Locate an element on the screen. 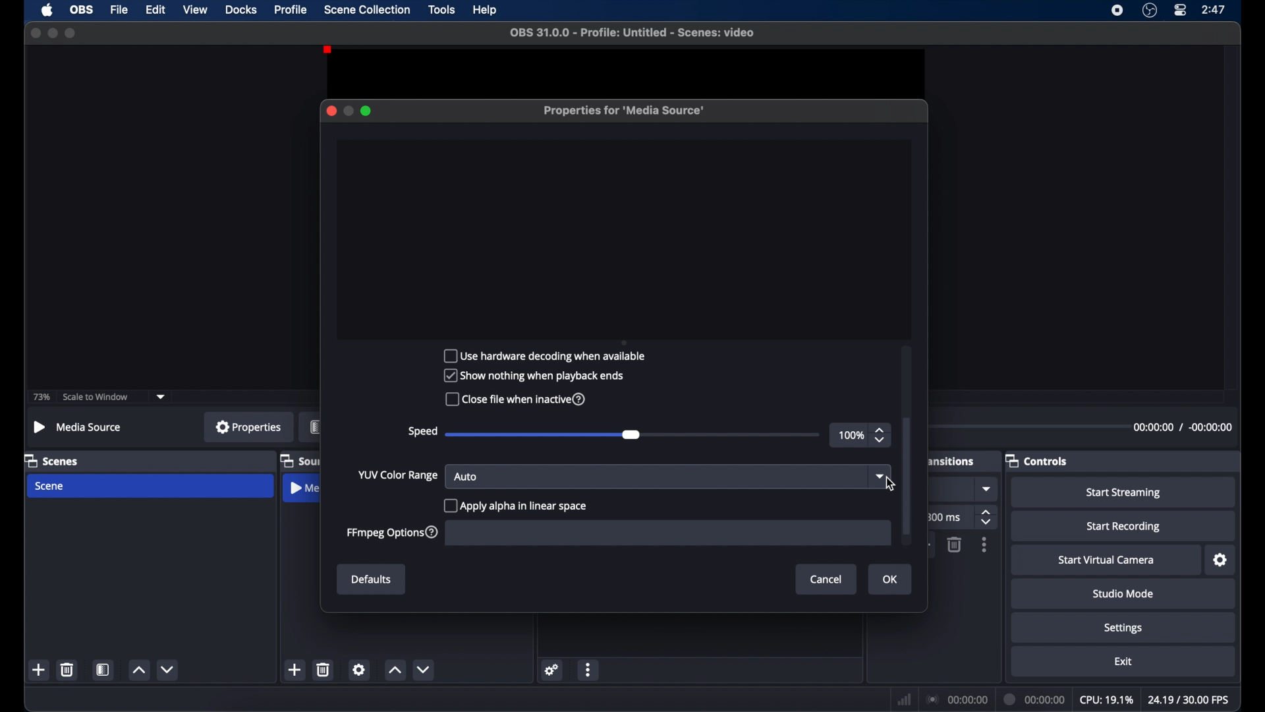 The width and height of the screenshot is (1265, 712). dropdown is located at coordinates (988, 489).